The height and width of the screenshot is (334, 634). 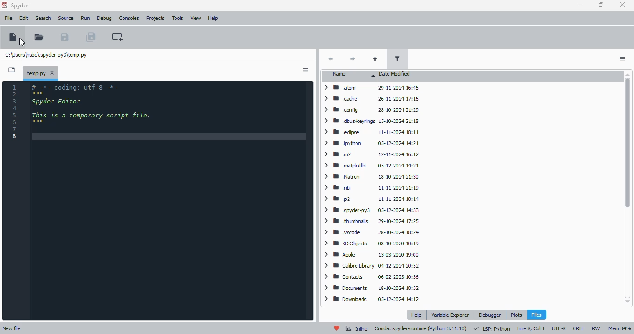 What do you see at coordinates (65, 37) in the screenshot?
I see `save file` at bounding box center [65, 37].